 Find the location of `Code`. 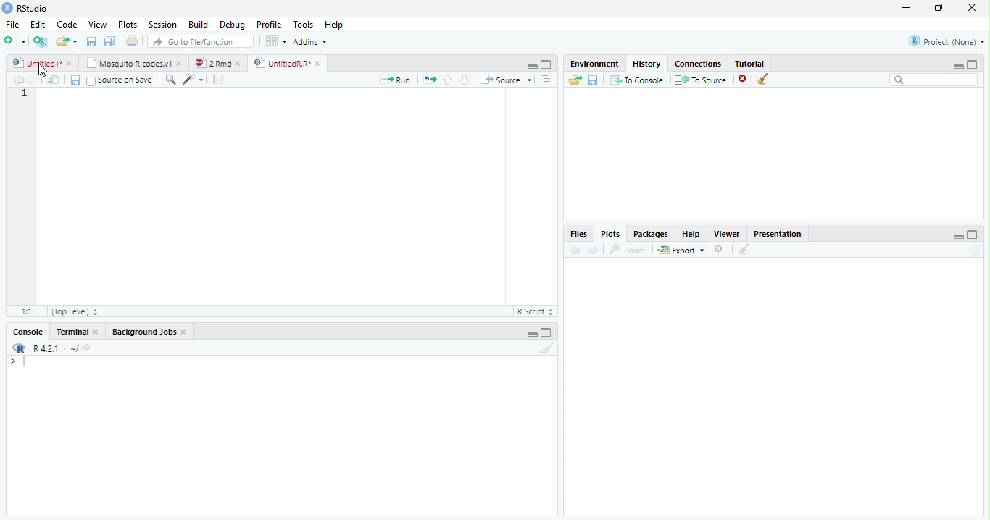

Code is located at coordinates (65, 25).